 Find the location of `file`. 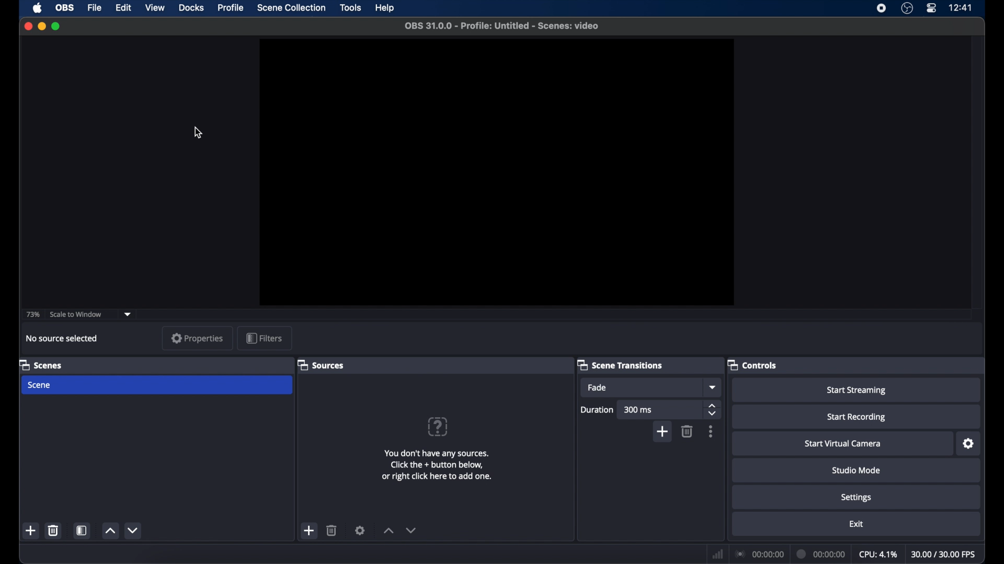

file is located at coordinates (95, 7).